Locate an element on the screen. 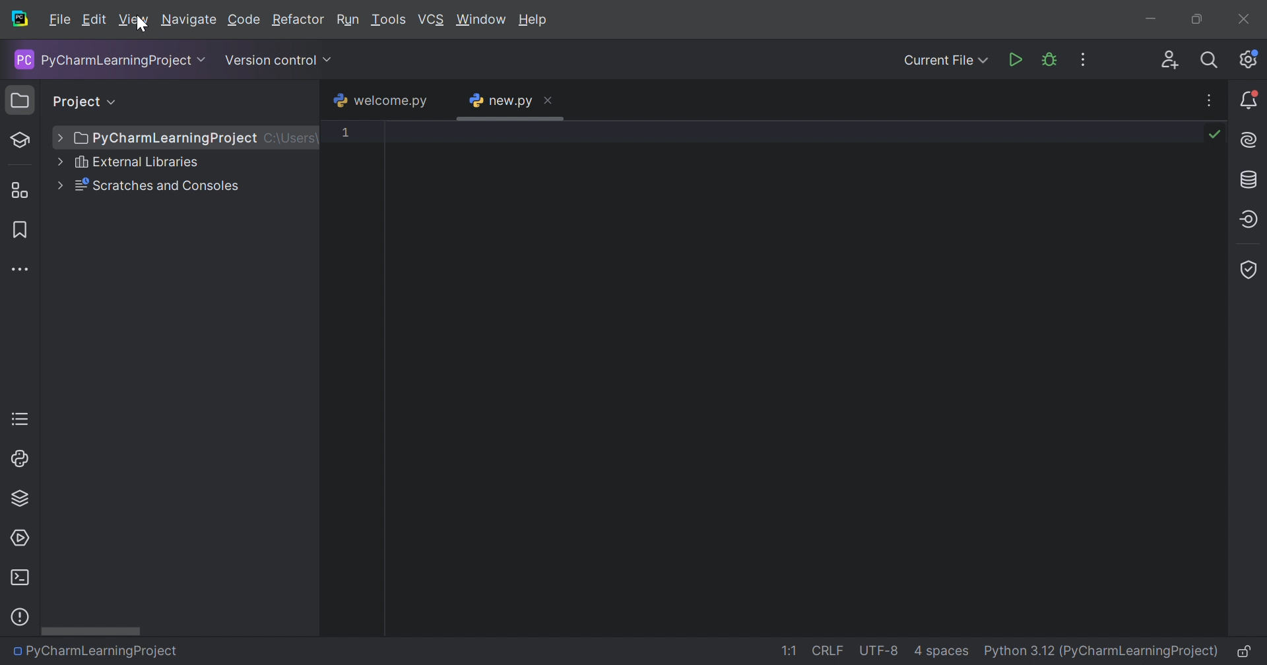 This screenshot has height=665, width=1267. Project is located at coordinates (82, 102).